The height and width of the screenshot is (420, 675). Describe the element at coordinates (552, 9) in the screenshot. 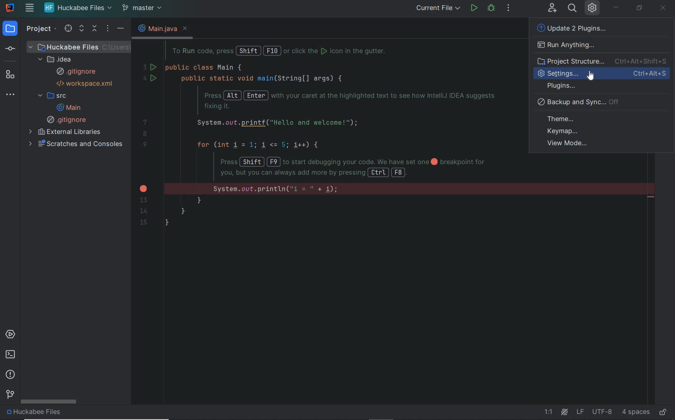

I see `code with me` at that location.